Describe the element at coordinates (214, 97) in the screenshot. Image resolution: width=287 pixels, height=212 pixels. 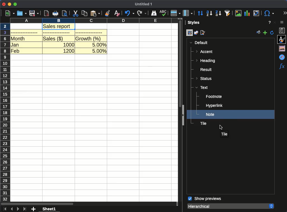
I see `footnote` at that location.